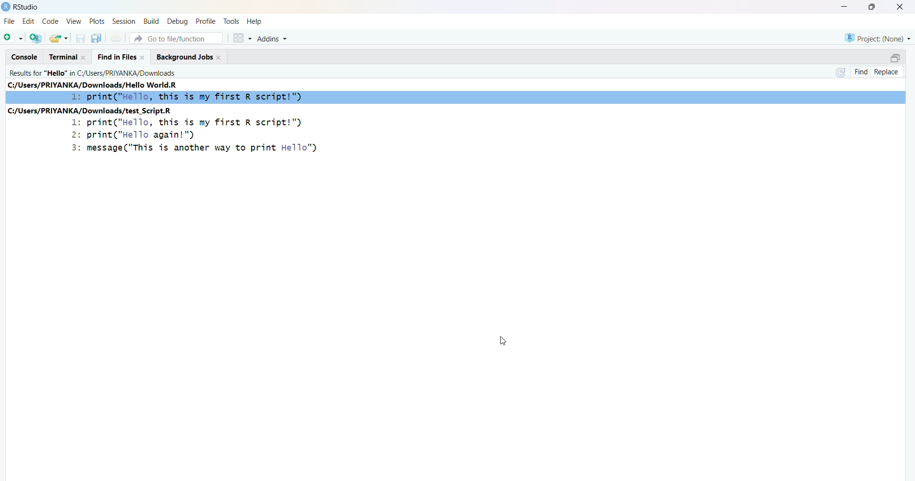 Image resolution: width=915 pixels, height=481 pixels. I want to click on add file, so click(37, 38).